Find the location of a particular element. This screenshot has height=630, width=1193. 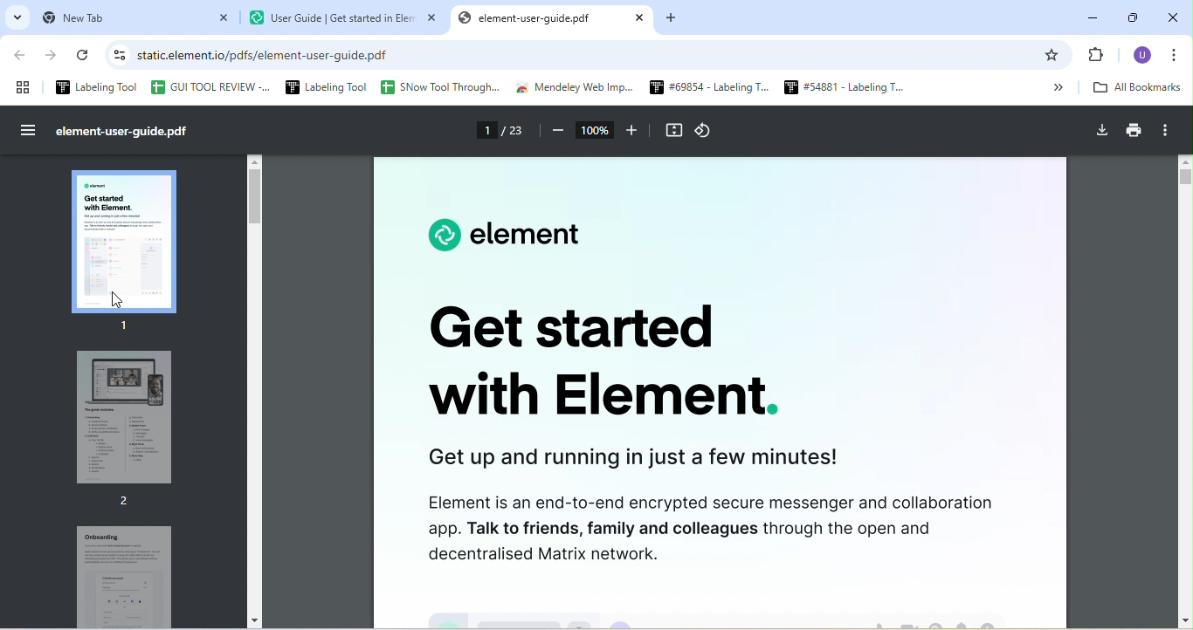

user guide | Get Started in Ele is located at coordinates (344, 20).